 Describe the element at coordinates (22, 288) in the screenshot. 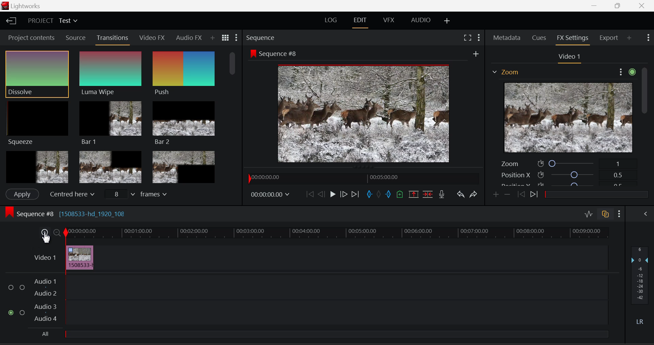

I see `Audio Input Checkbox` at that location.